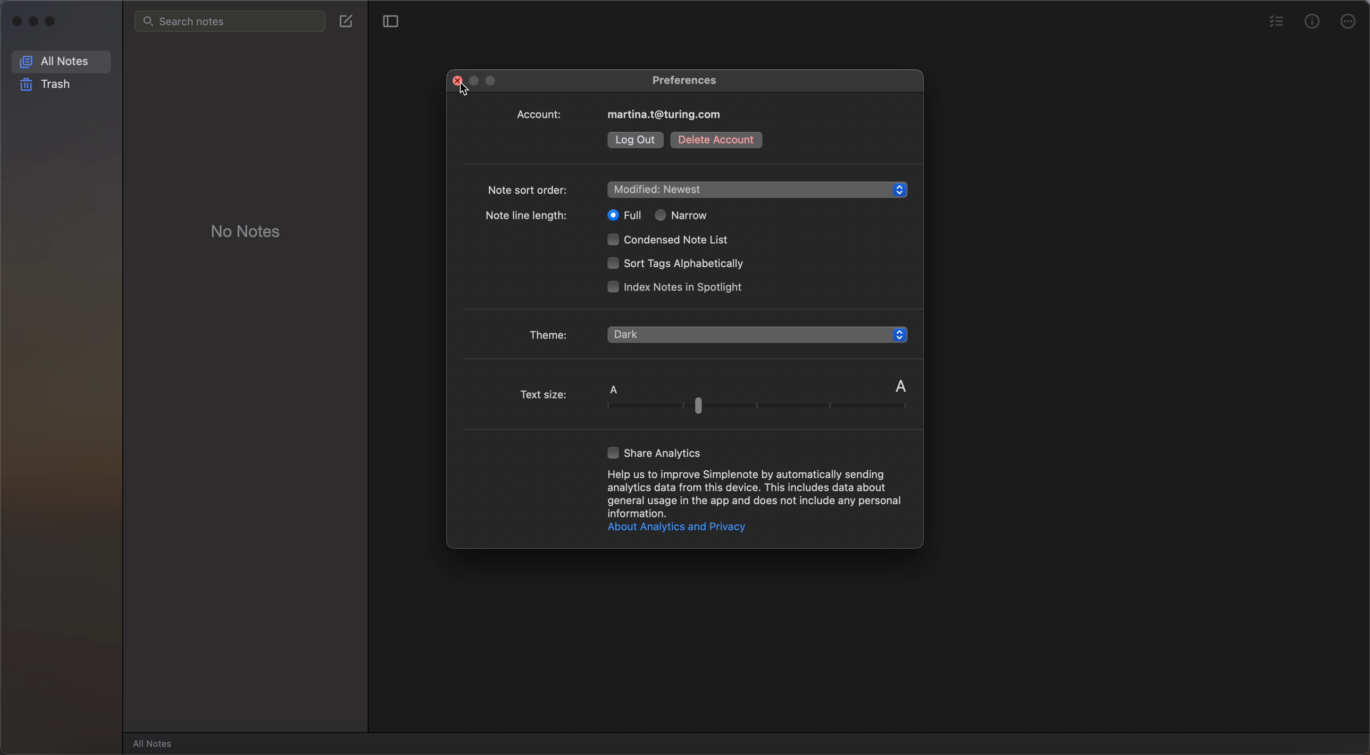  Describe the element at coordinates (697, 189) in the screenshot. I see `note sort order` at that location.